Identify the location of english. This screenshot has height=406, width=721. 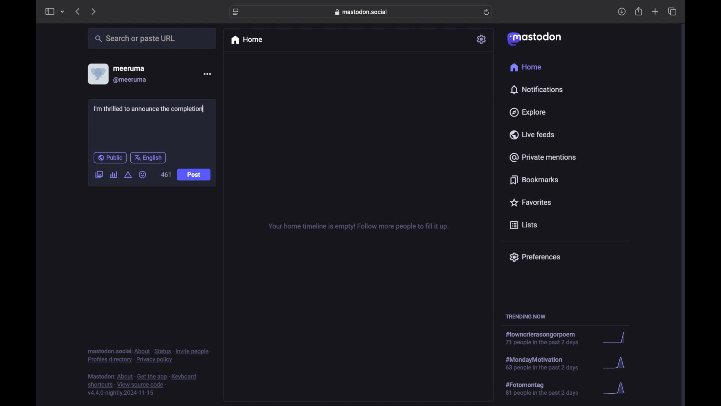
(148, 158).